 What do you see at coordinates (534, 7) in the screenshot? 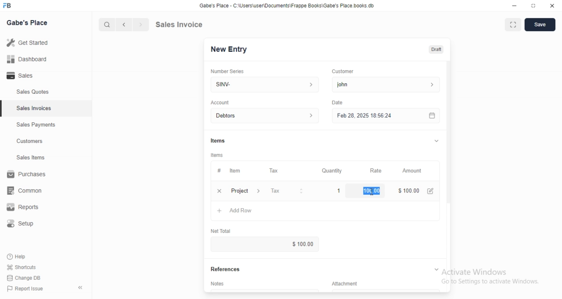
I see `maximize` at bounding box center [534, 7].